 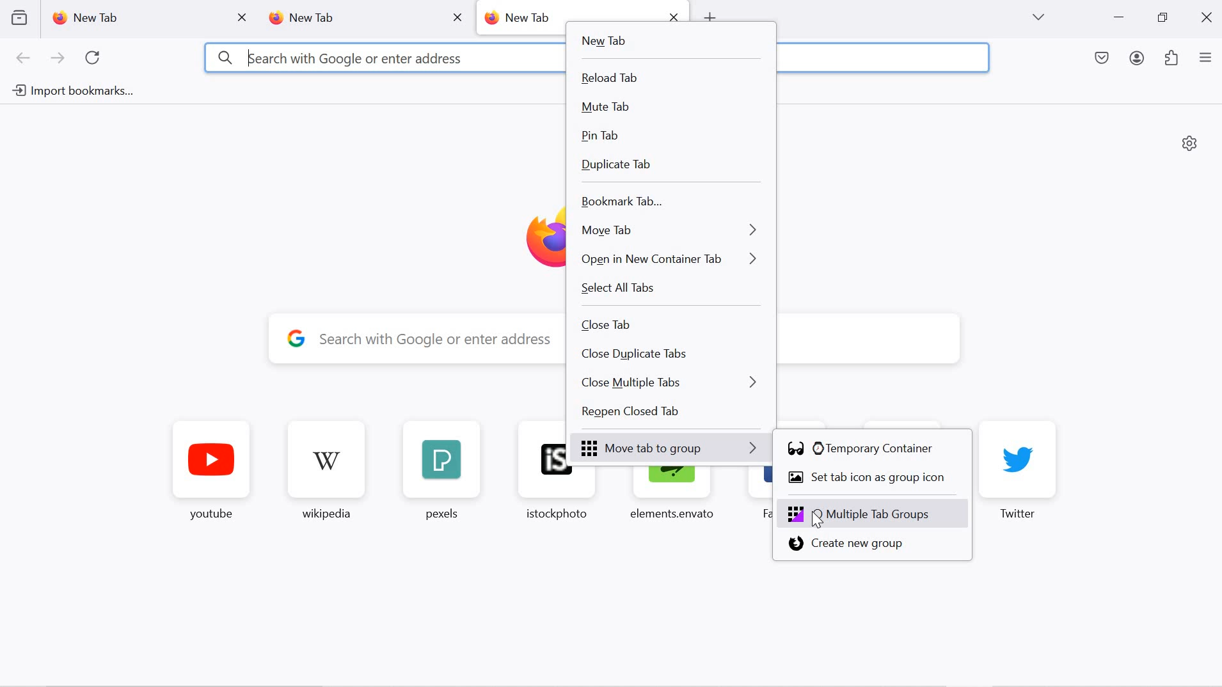 What do you see at coordinates (1190, 143) in the screenshot?
I see `personalize new tab` at bounding box center [1190, 143].